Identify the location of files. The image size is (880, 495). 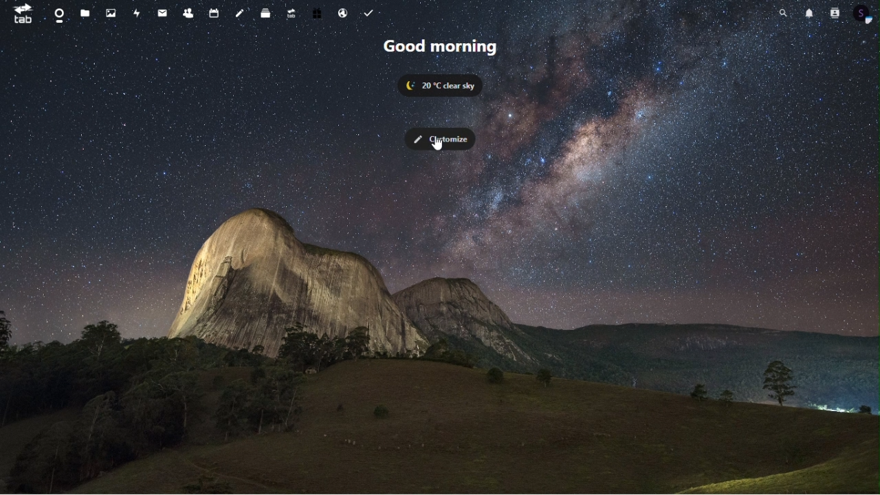
(85, 14).